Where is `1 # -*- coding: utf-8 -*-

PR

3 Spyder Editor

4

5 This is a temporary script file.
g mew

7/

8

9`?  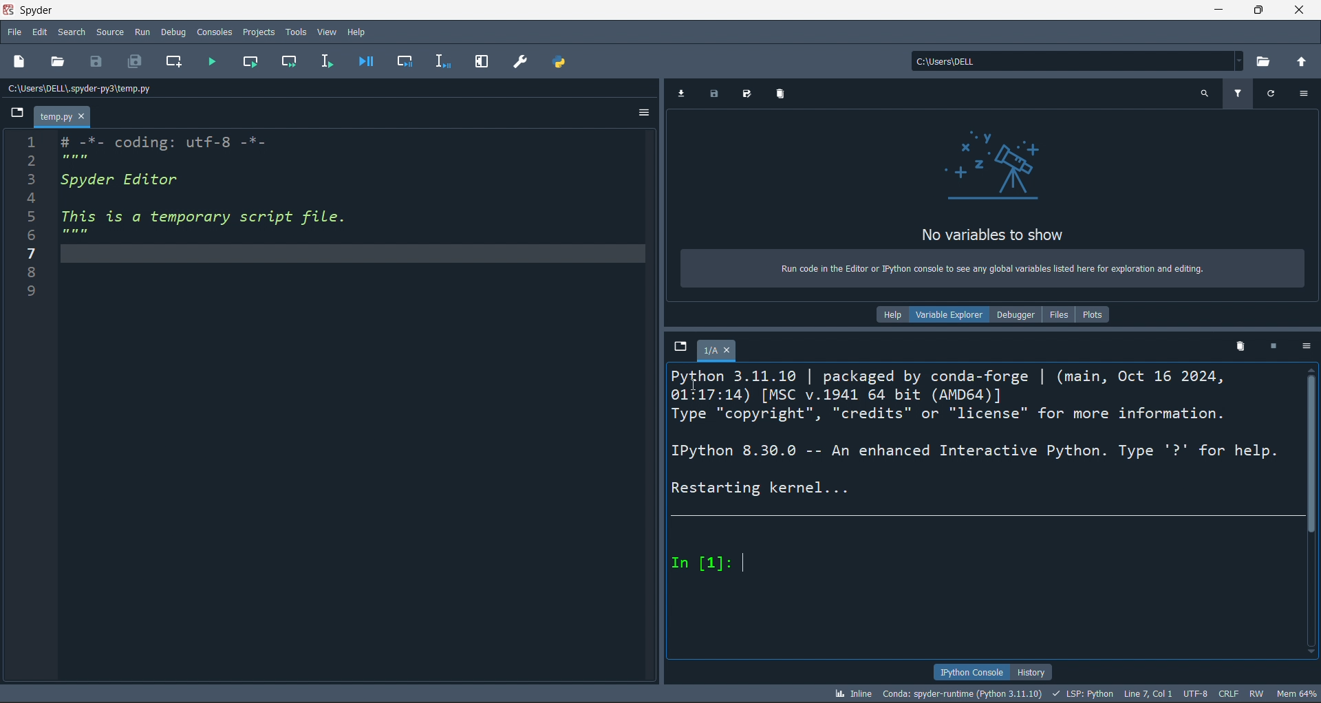 1 # -*- coding: utf-8 -*-

PR

3 Spyder Editor

4

5 This is a temporary script file.
g mew

7/

8

9 is located at coordinates (204, 221).